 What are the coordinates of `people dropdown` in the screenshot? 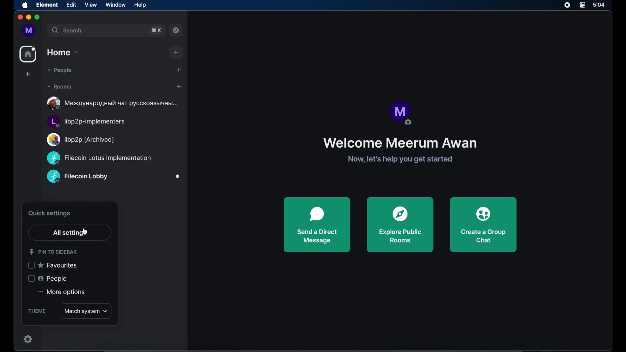 It's located at (59, 70).